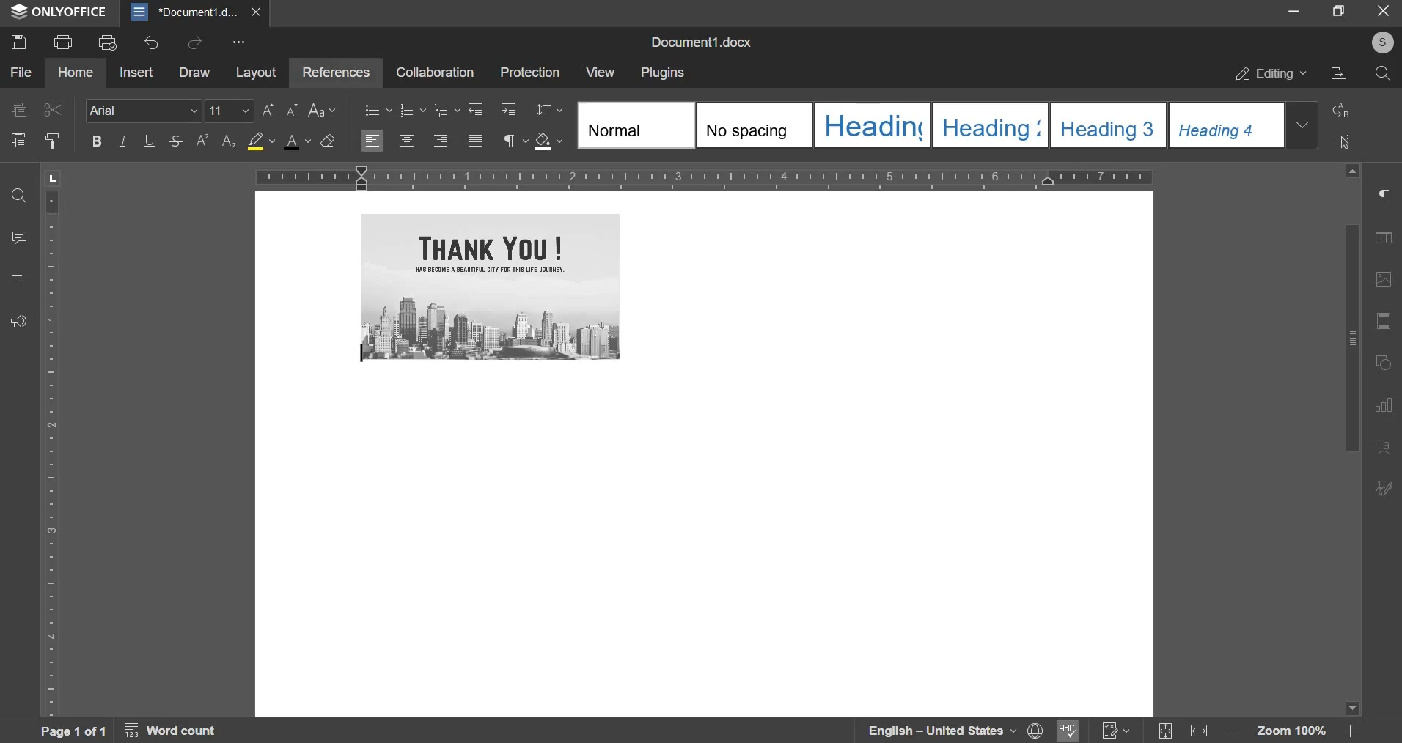 Image resolution: width=1402 pixels, height=743 pixels. What do you see at coordinates (598, 72) in the screenshot?
I see `view` at bounding box center [598, 72].